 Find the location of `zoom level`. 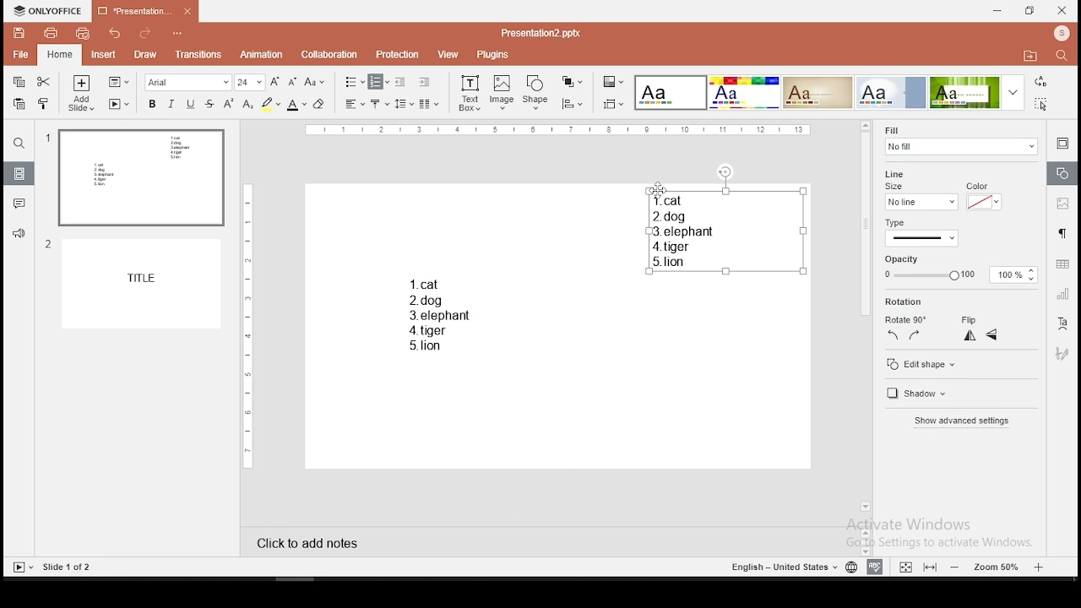

zoom level is located at coordinates (995, 567).